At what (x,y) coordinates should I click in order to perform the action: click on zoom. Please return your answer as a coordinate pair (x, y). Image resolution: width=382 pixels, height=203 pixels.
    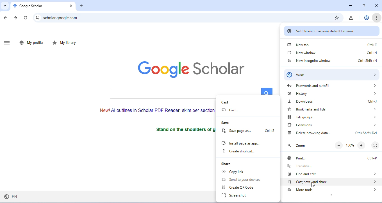
    Looking at the image, I should click on (299, 145).